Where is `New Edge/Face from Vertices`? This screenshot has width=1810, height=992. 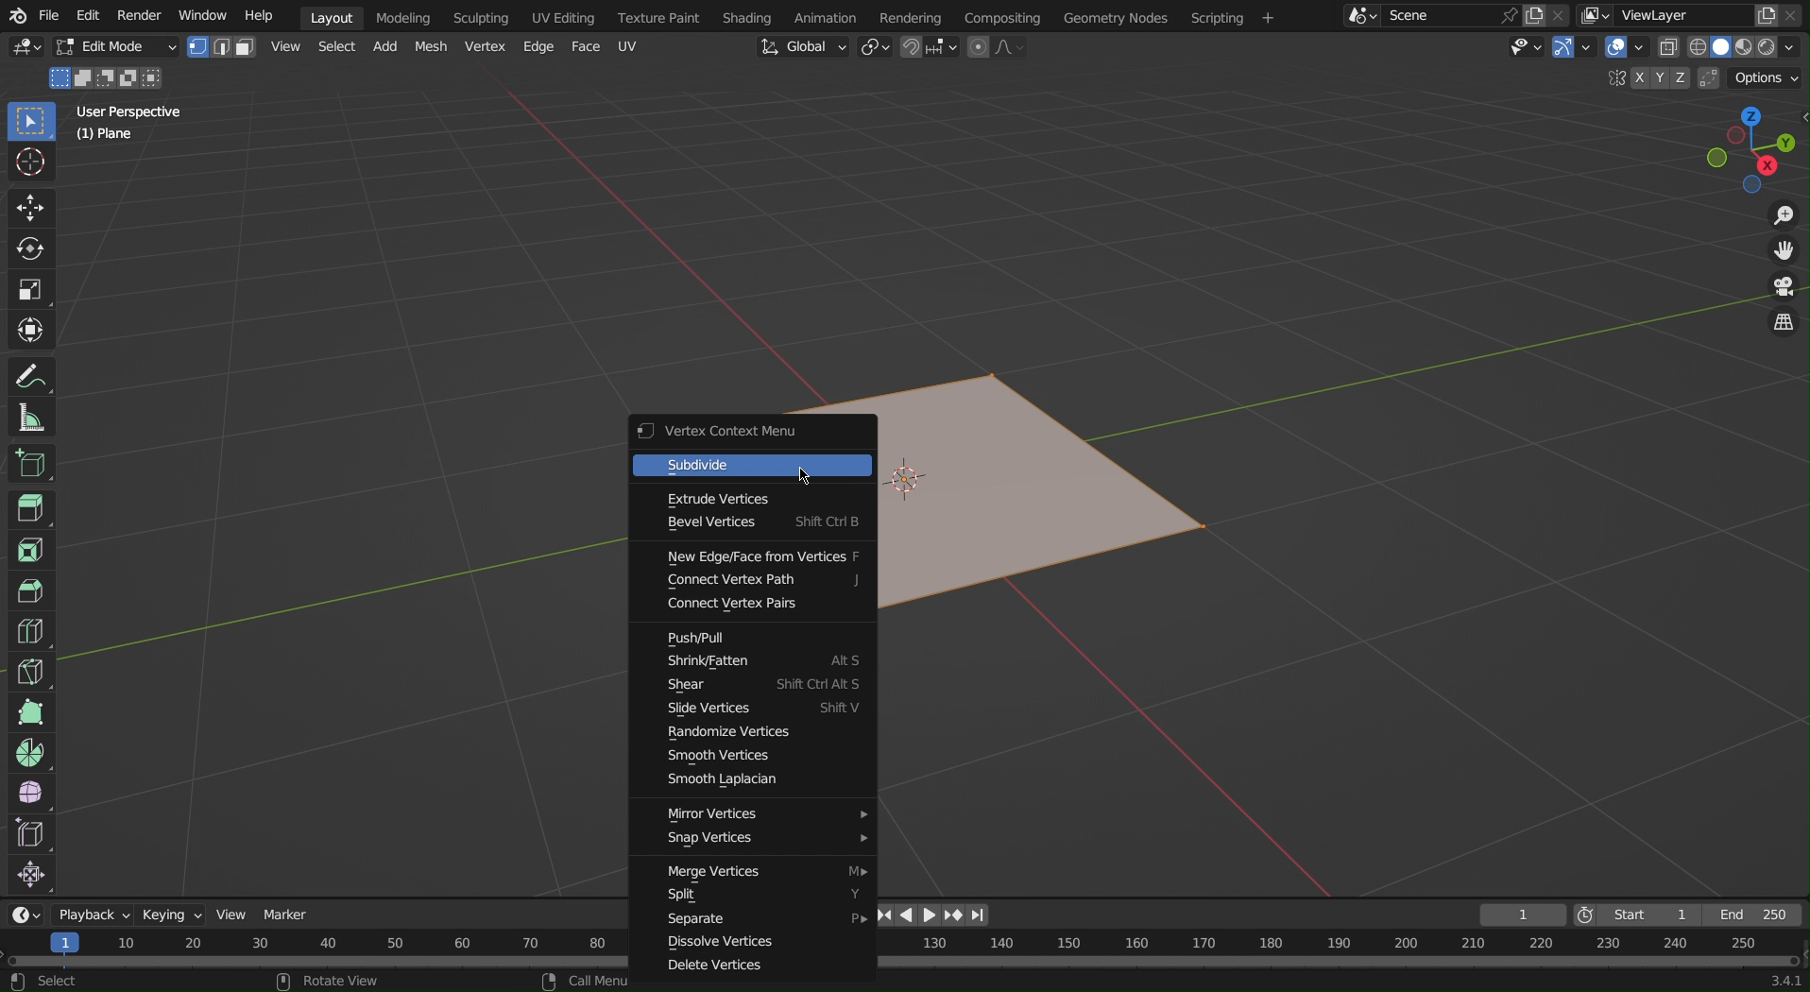 New Edge/Face from Vertices is located at coordinates (763, 554).